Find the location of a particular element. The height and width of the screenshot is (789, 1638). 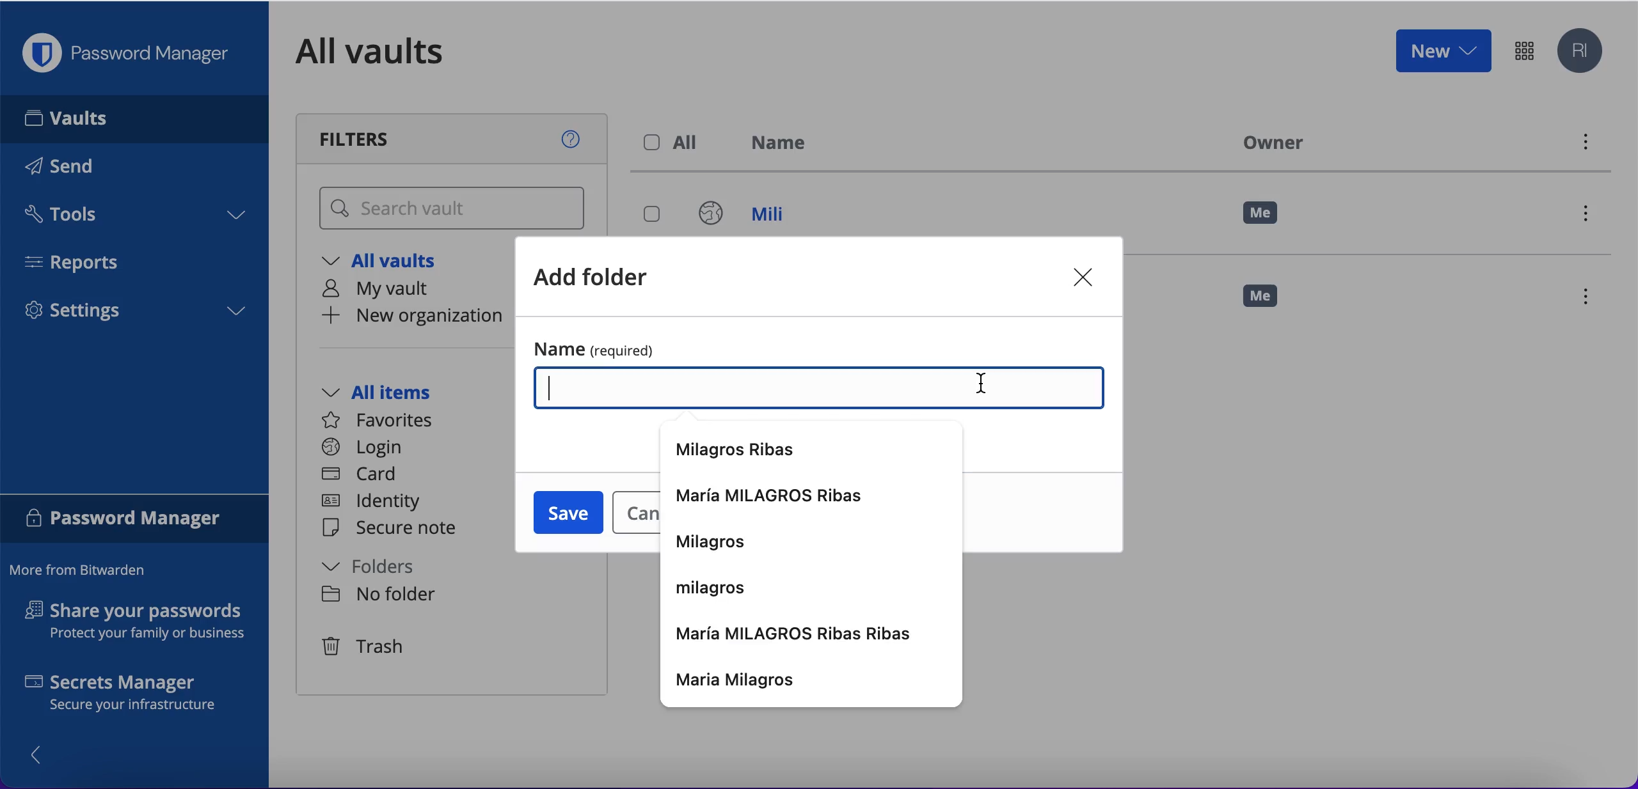

no folder is located at coordinates (379, 597).